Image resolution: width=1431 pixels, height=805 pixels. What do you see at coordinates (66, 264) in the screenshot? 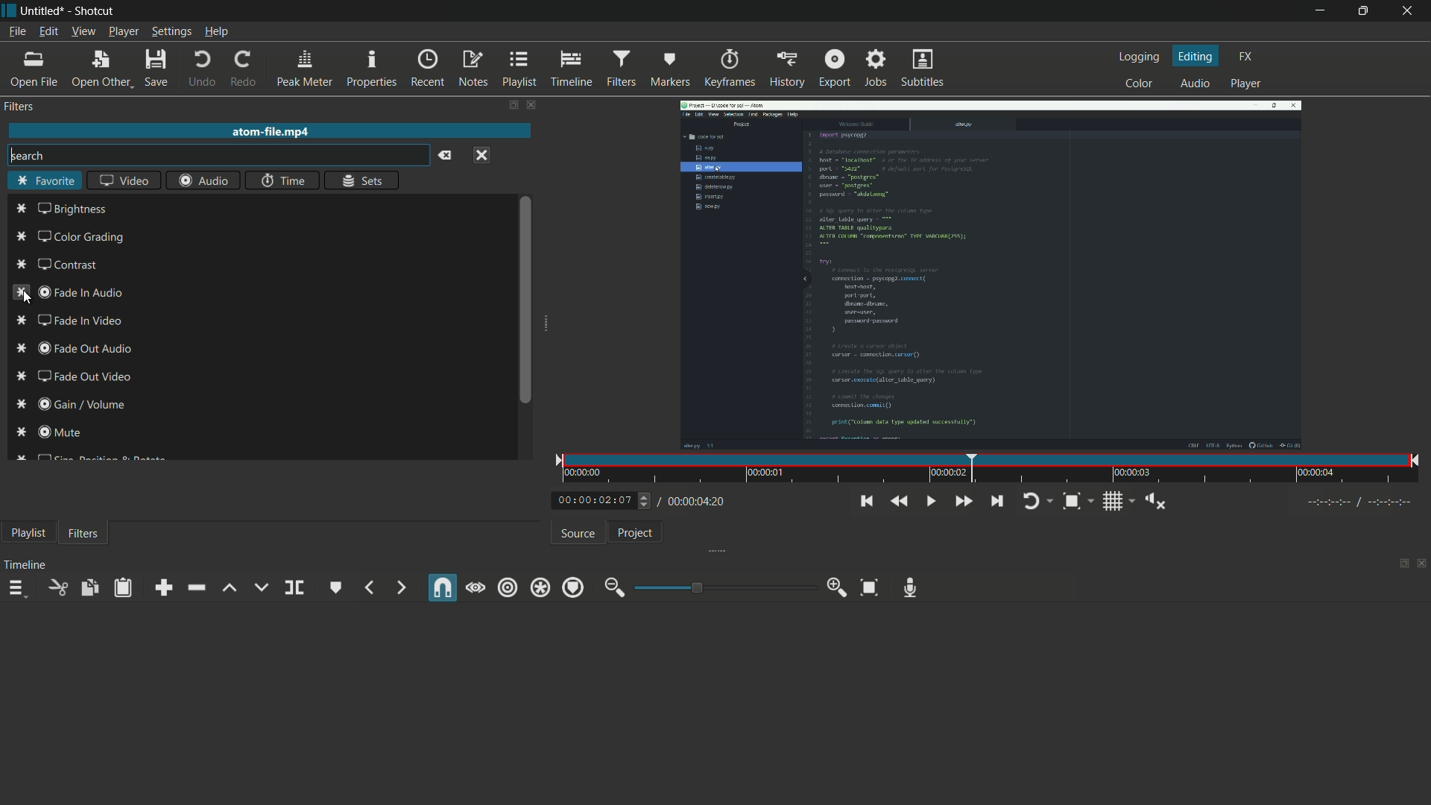
I see `contrast` at bounding box center [66, 264].